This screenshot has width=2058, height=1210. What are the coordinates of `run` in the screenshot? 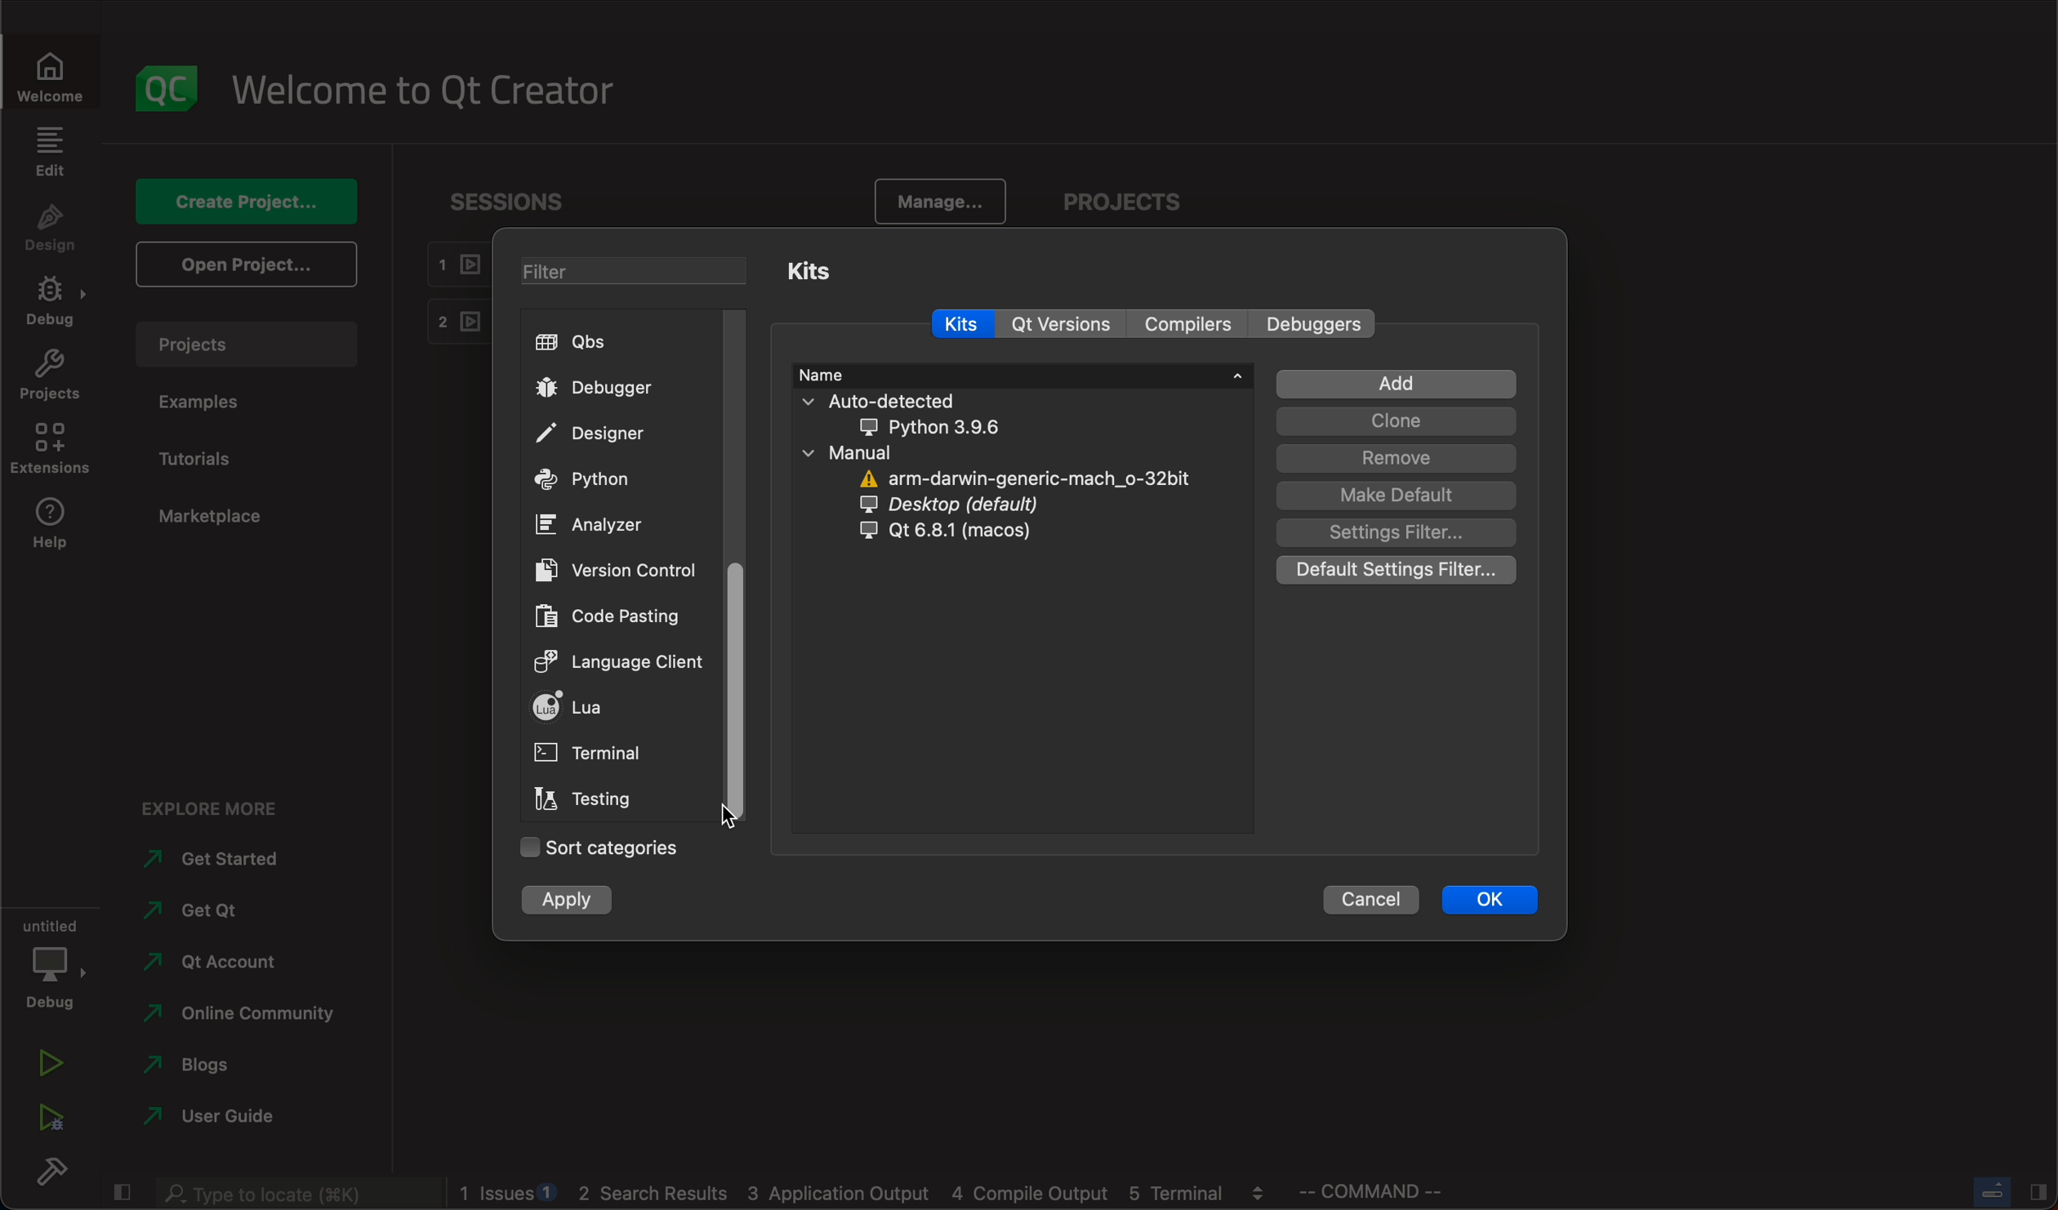 It's located at (52, 1061).